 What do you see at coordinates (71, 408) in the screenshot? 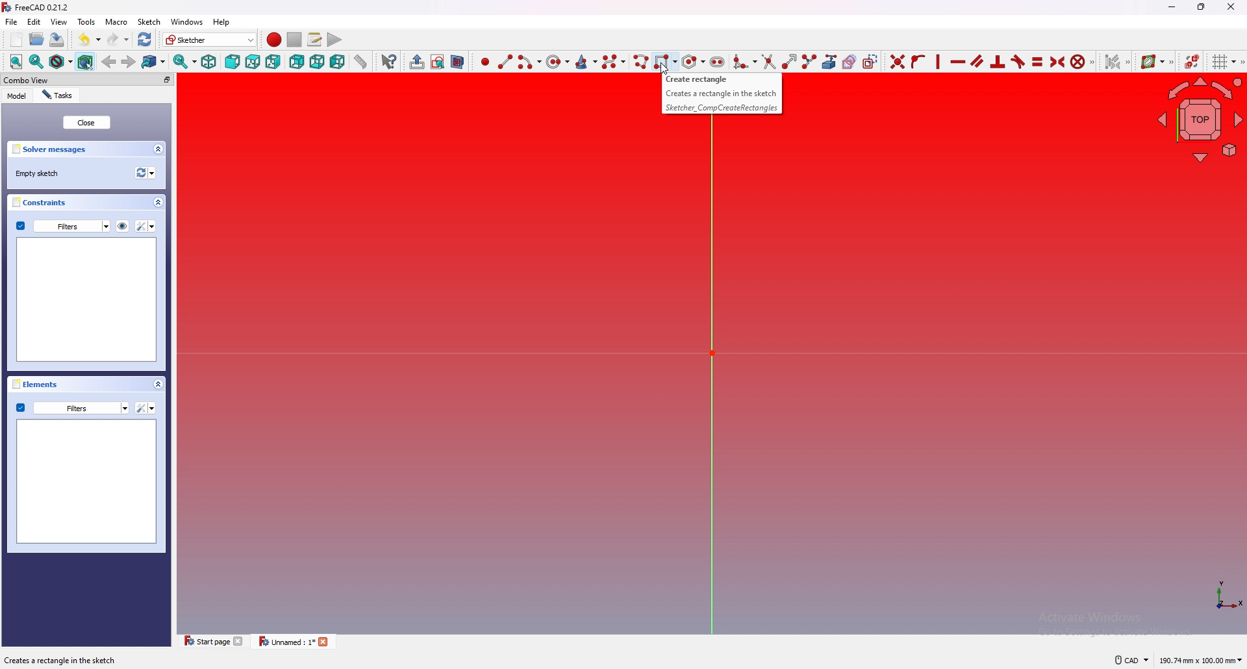
I see `filters` at bounding box center [71, 408].